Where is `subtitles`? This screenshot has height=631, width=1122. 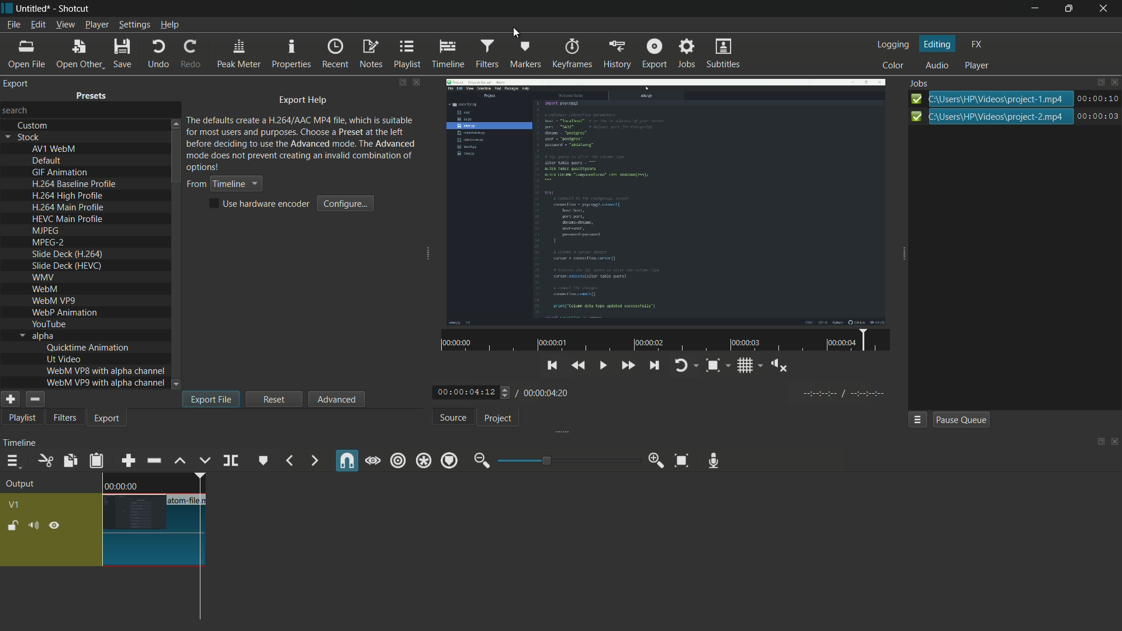 subtitles is located at coordinates (722, 53).